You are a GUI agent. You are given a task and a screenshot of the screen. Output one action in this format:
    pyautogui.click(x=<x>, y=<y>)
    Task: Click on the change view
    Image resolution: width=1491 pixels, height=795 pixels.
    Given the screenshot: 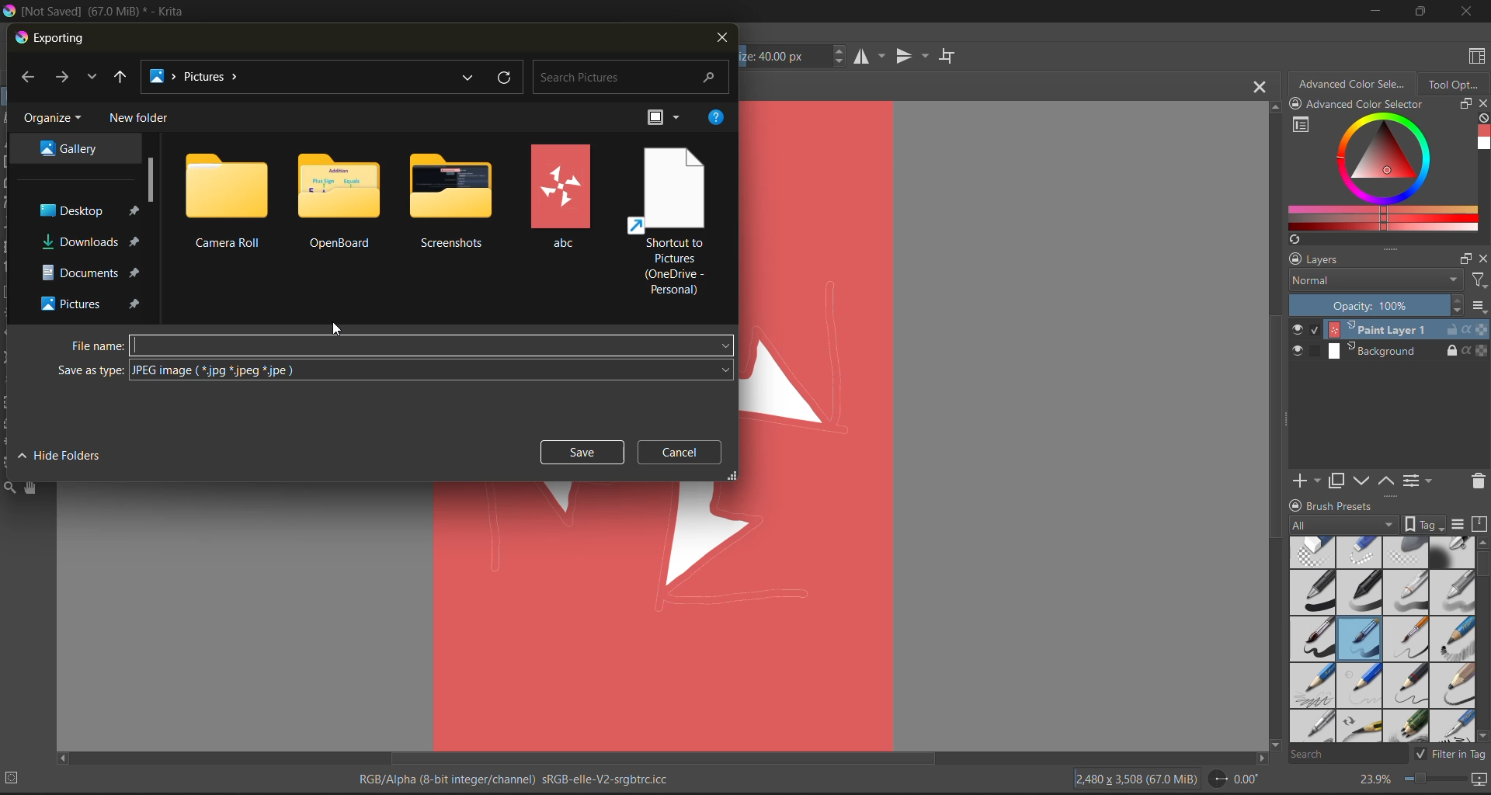 What is the action you would take?
    pyautogui.click(x=663, y=118)
    